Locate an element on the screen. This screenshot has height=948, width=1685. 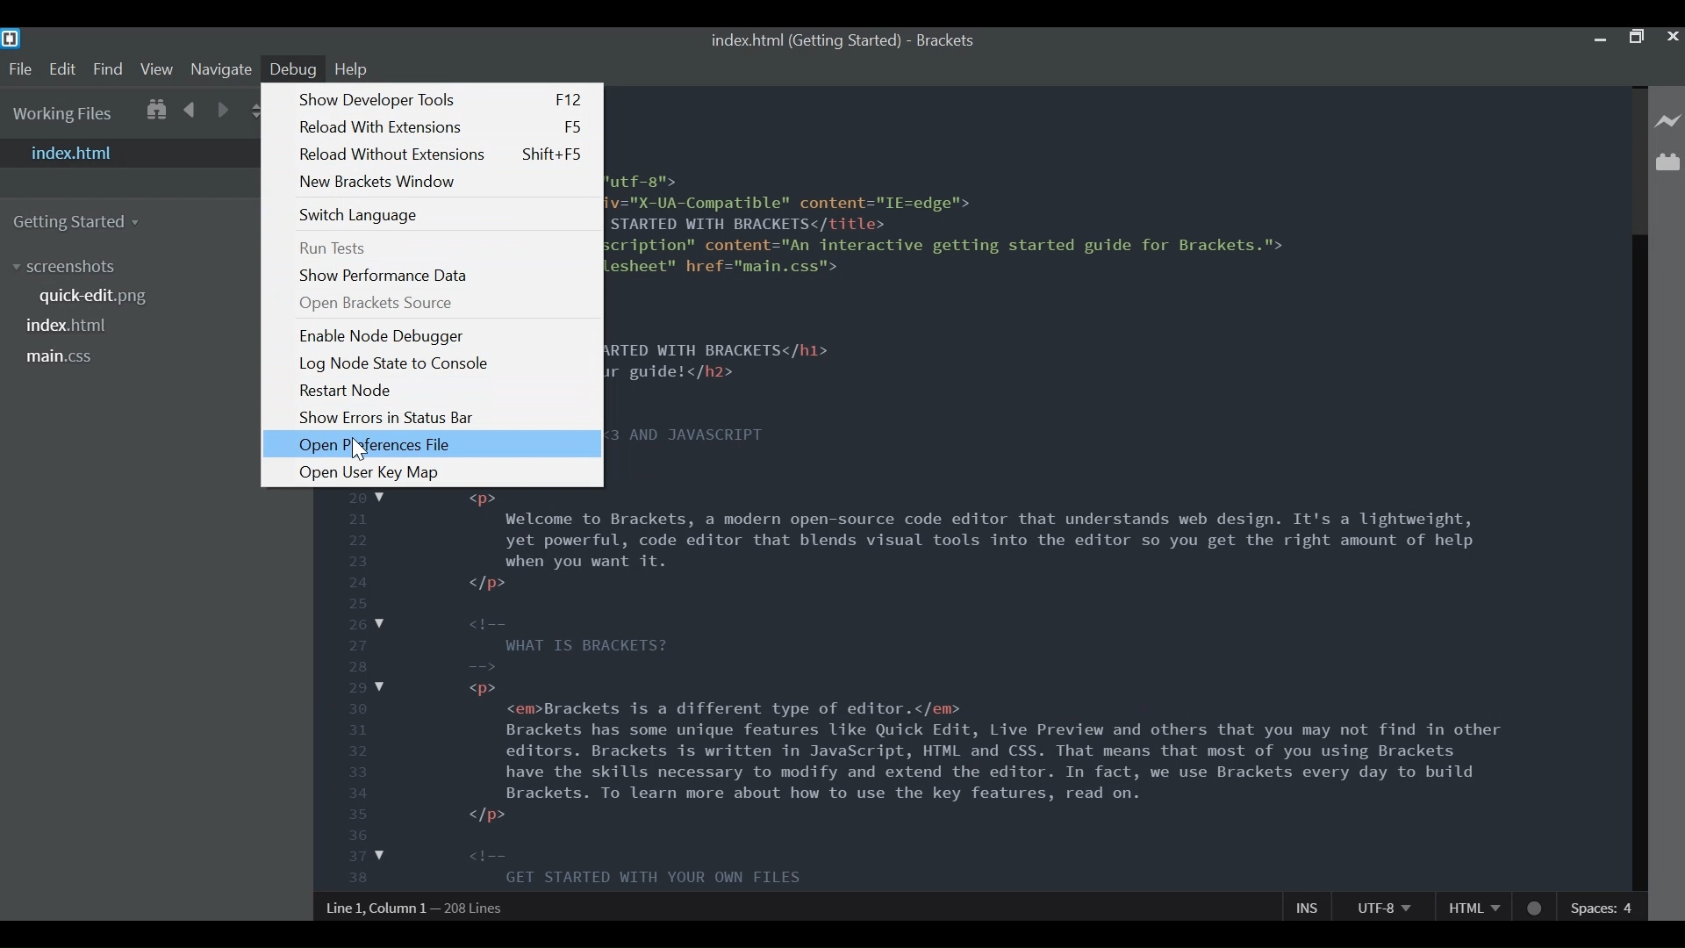
File is located at coordinates (19, 69).